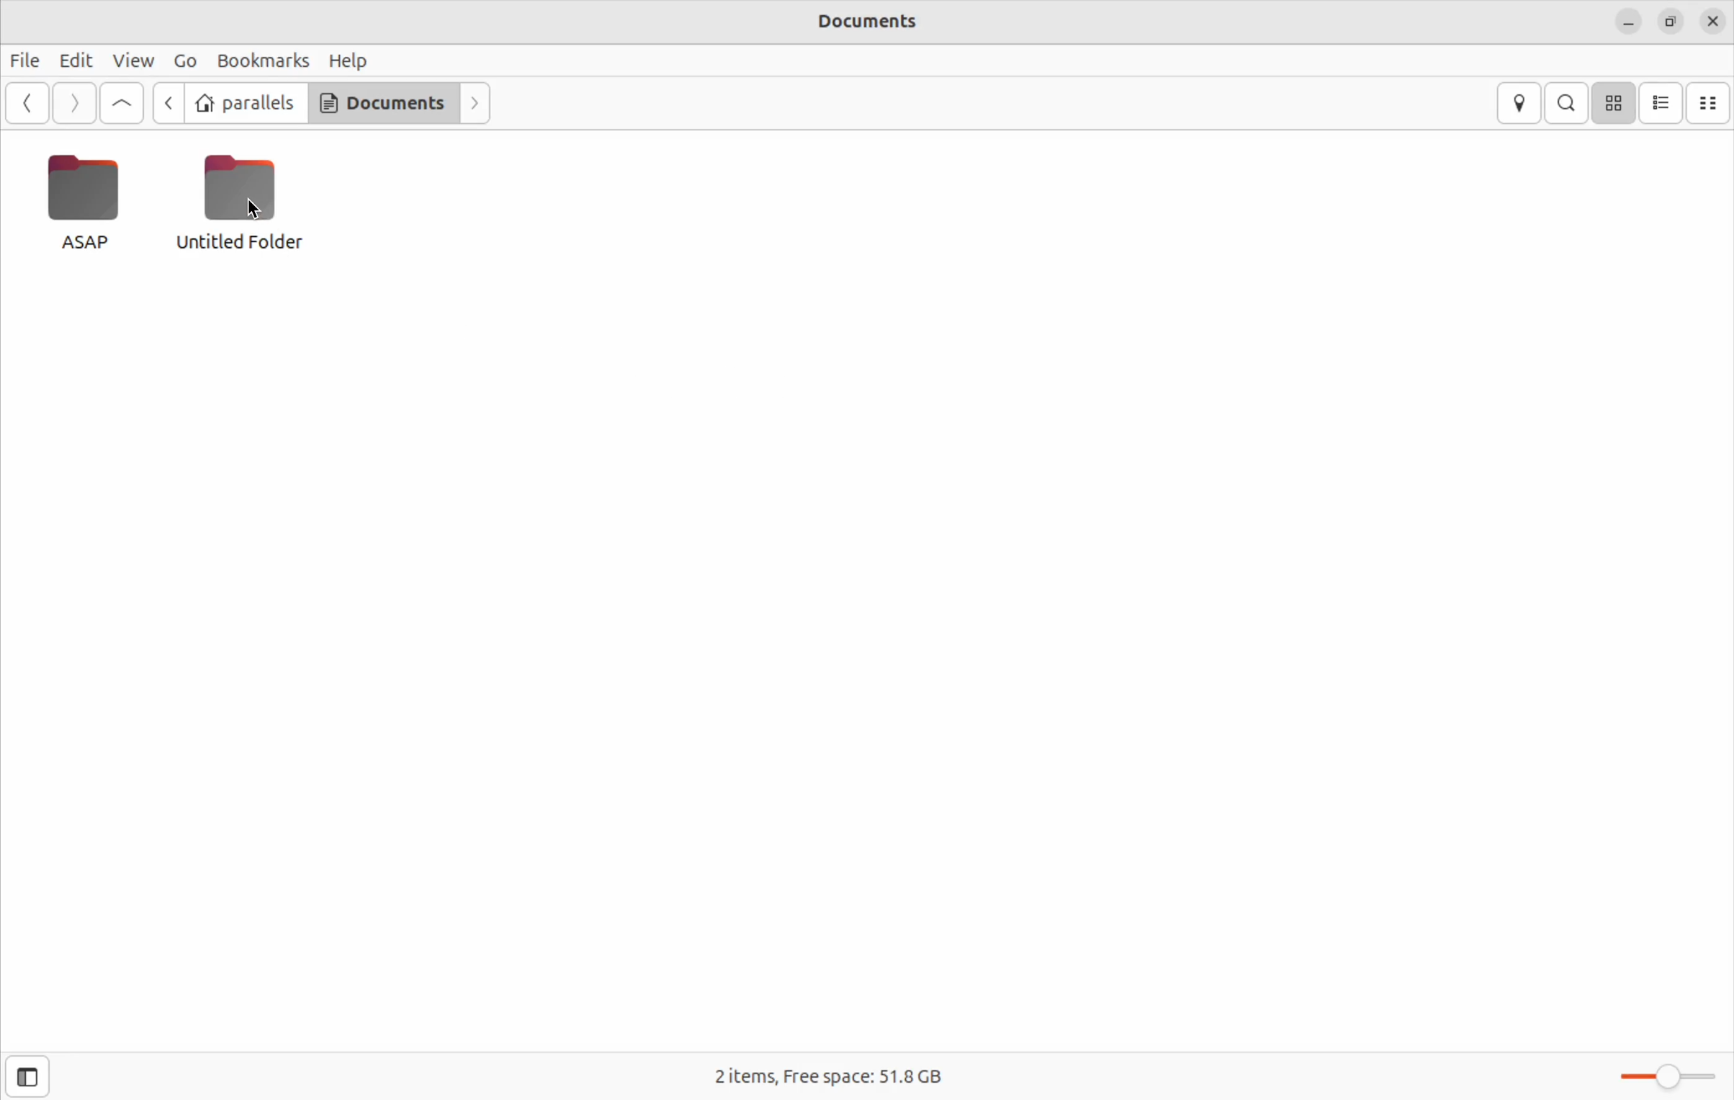  I want to click on list view, so click(1664, 102).